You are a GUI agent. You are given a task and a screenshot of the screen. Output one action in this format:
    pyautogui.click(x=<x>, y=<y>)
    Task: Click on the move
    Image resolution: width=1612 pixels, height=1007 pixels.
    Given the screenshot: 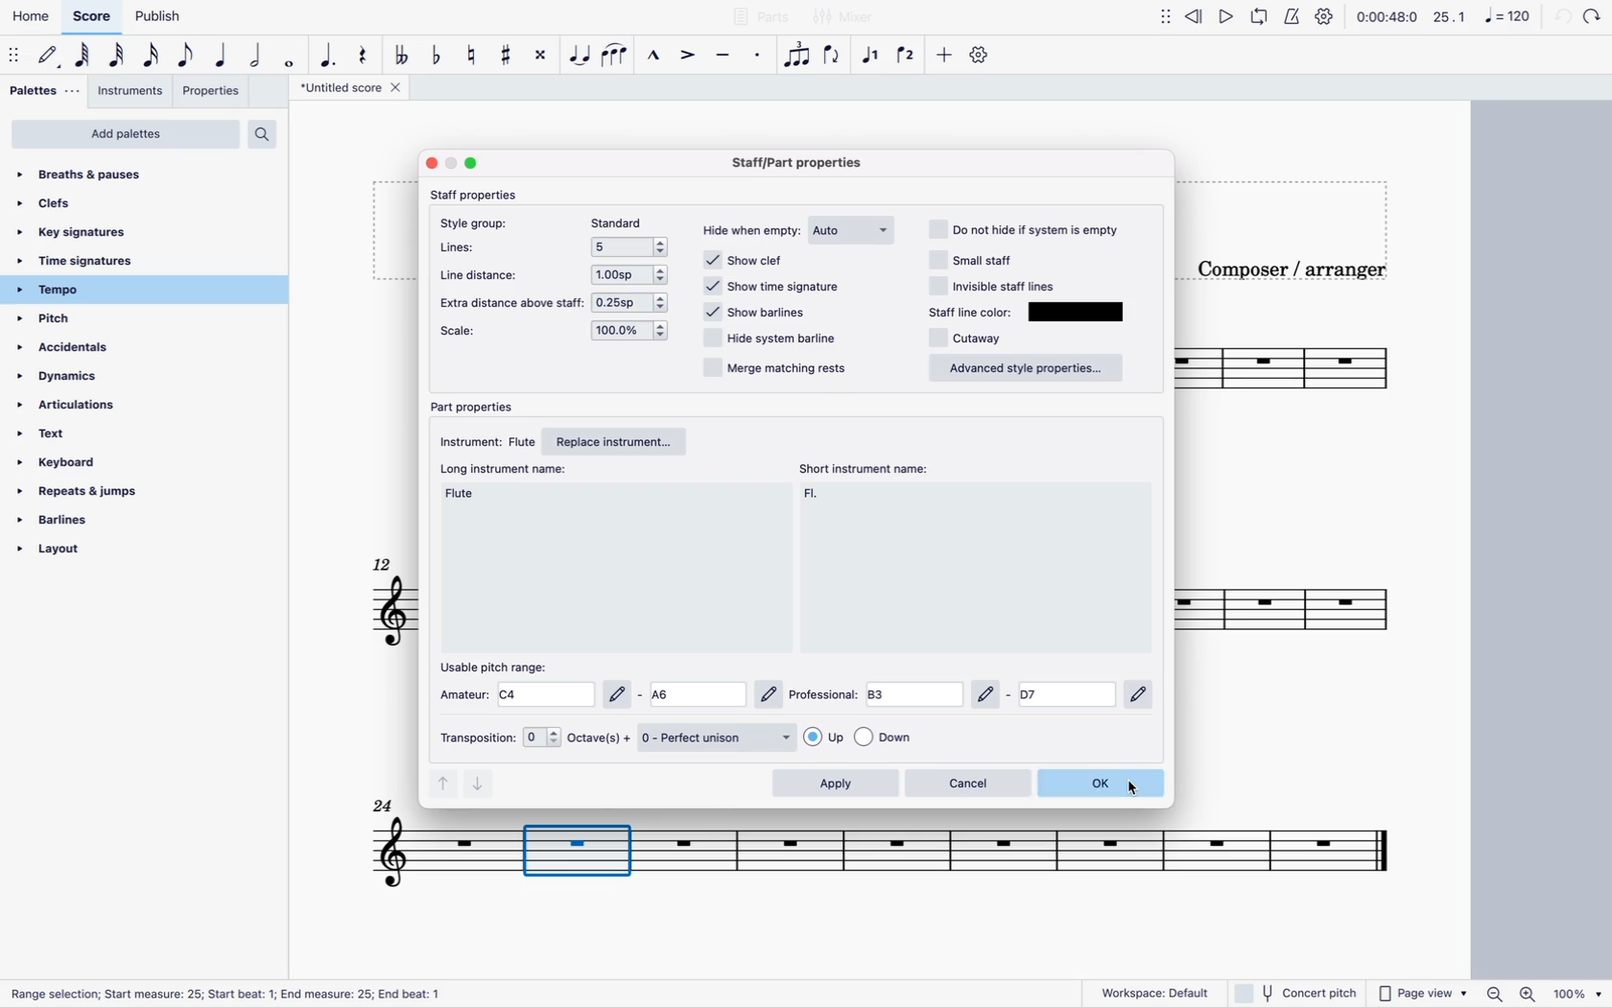 What is the action you would take?
    pyautogui.click(x=1161, y=16)
    